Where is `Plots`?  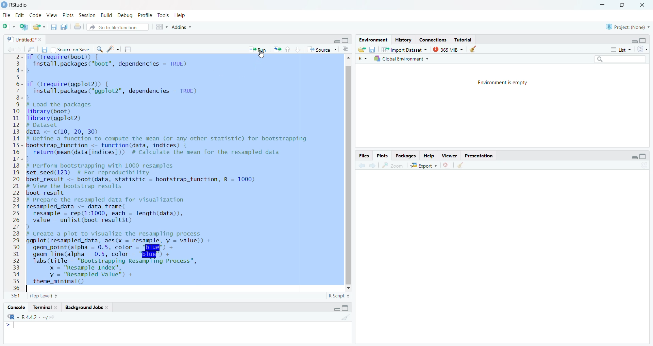 Plots is located at coordinates (68, 15).